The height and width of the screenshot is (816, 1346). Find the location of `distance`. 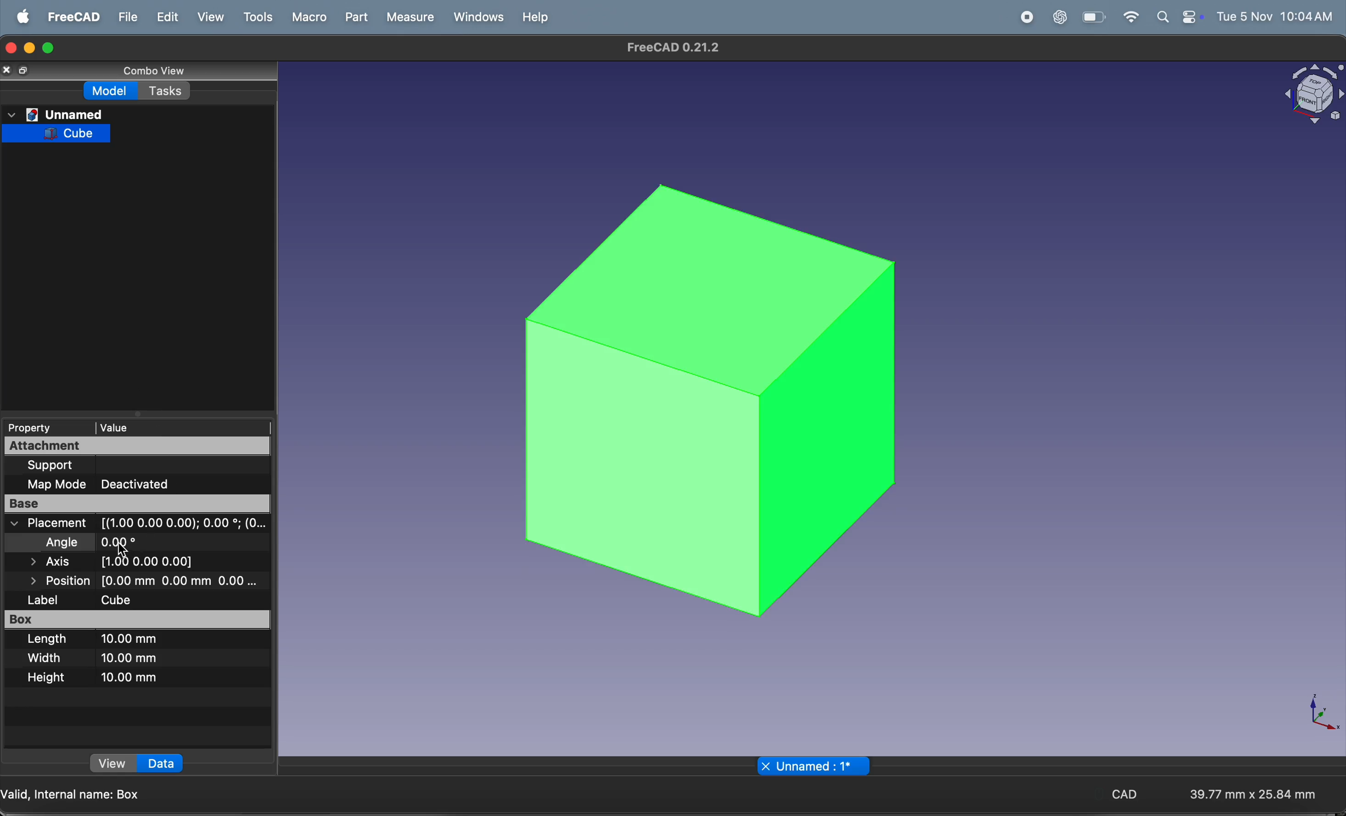

distance is located at coordinates (180, 582).